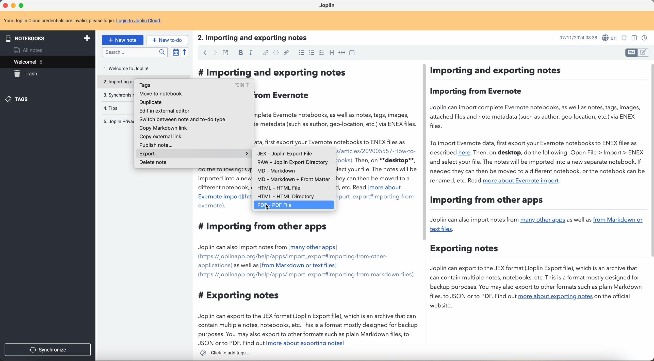  Describe the element at coordinates (115, 82) in the screenshot. I see `importing` at that location.